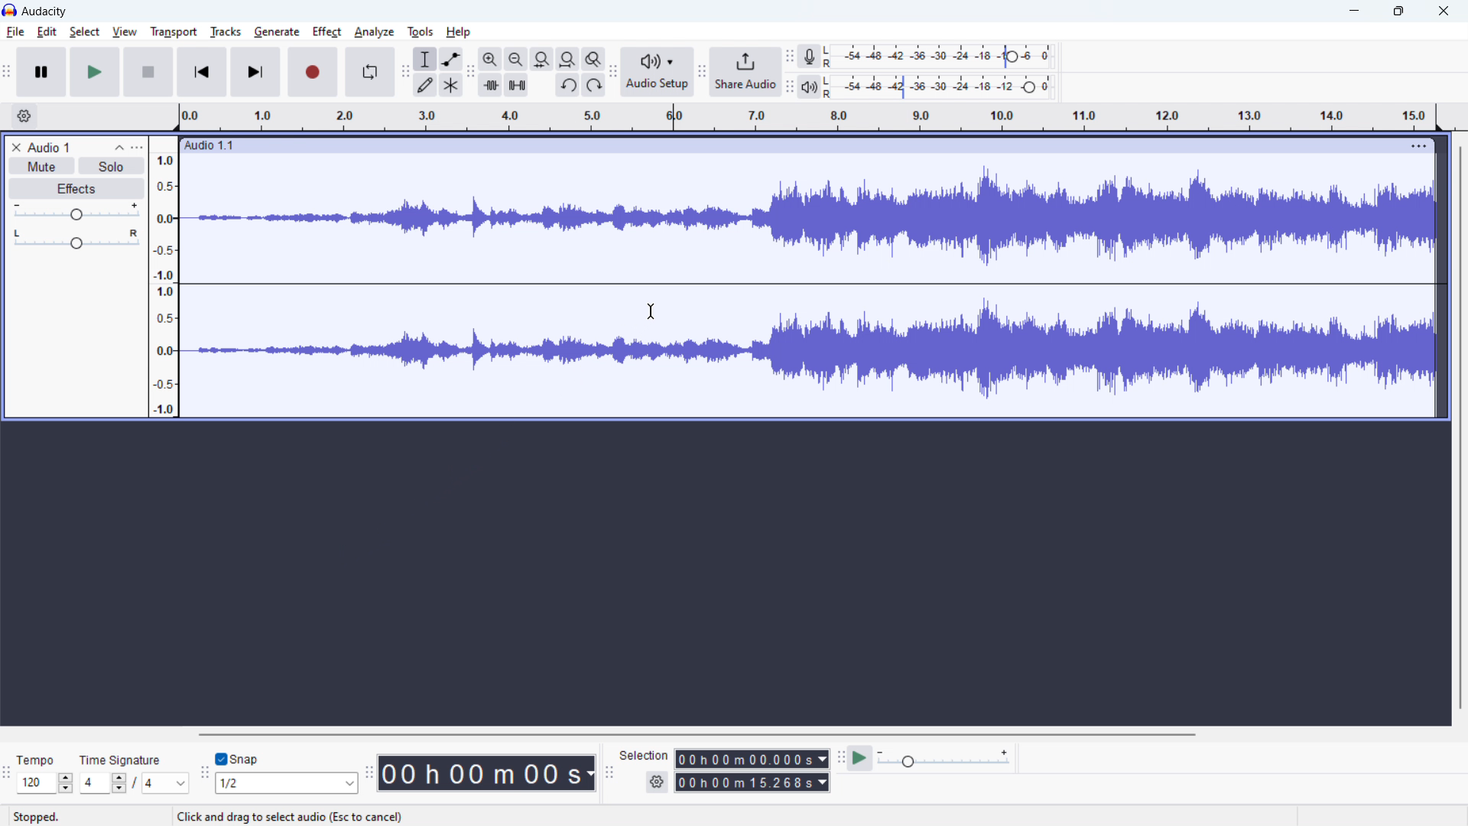 Image resolution: width=1468 pixels, height=826 pixels. Describe the element at coordinates (174, 32) in the screenshot. I see `transport` at that location.